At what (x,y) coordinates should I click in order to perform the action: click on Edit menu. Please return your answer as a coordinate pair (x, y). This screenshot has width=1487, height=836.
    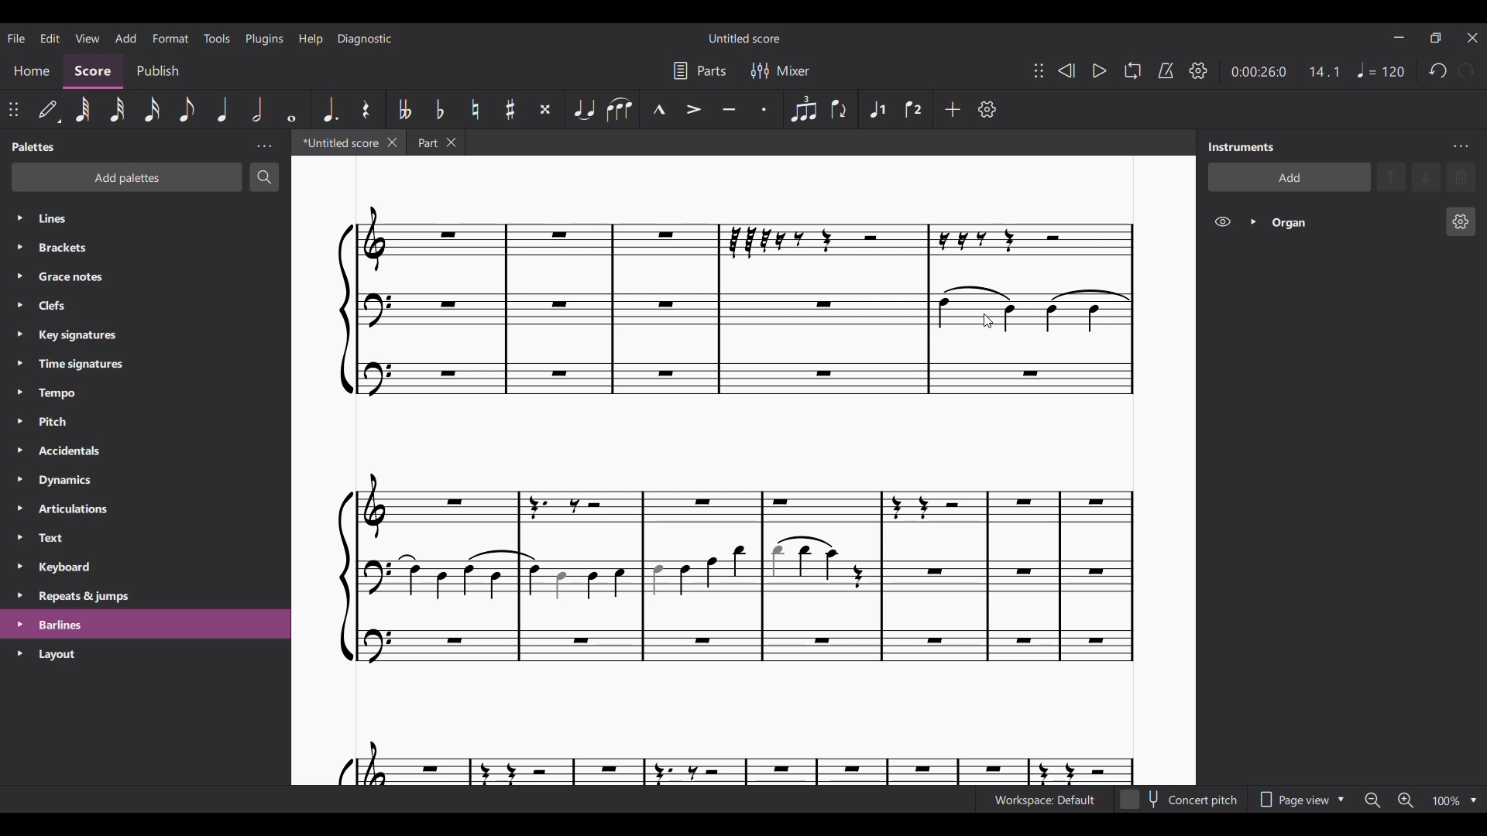
    Looking at the image, I should click on (49, 37).